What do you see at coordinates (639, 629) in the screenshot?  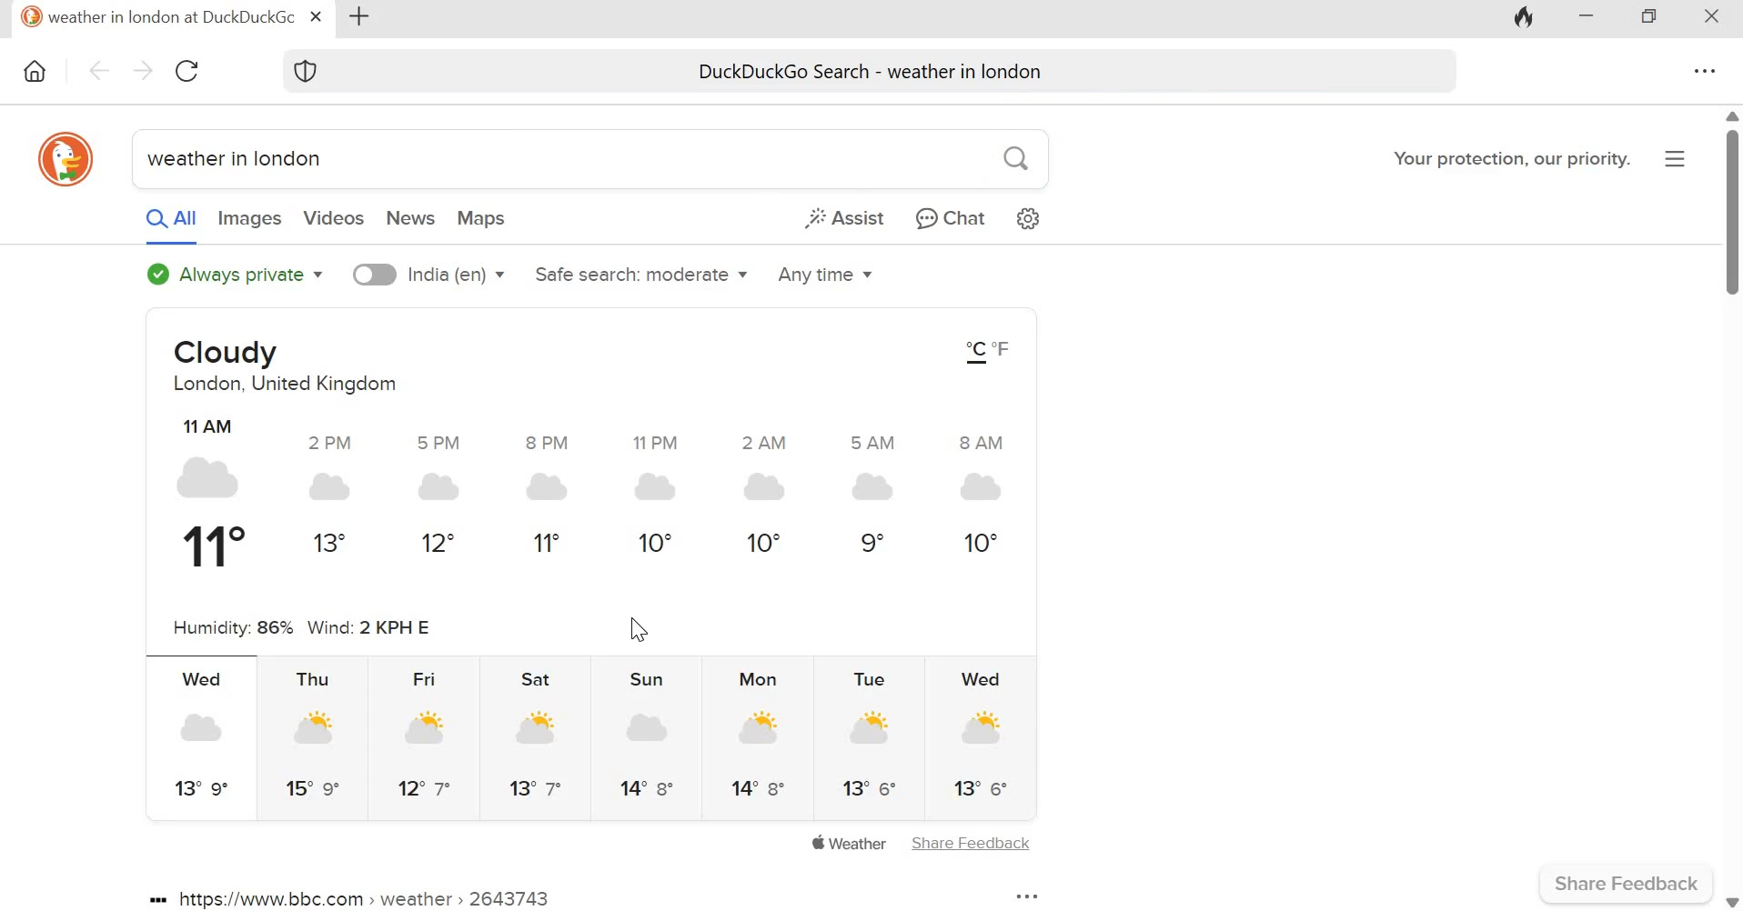 I see `Cursor` at bounding box center [639, 629].